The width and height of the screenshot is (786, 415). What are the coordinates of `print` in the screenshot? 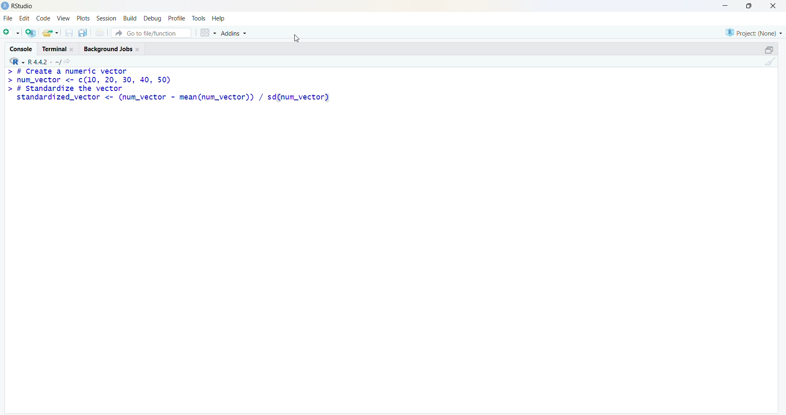 It's located at (100, 32).